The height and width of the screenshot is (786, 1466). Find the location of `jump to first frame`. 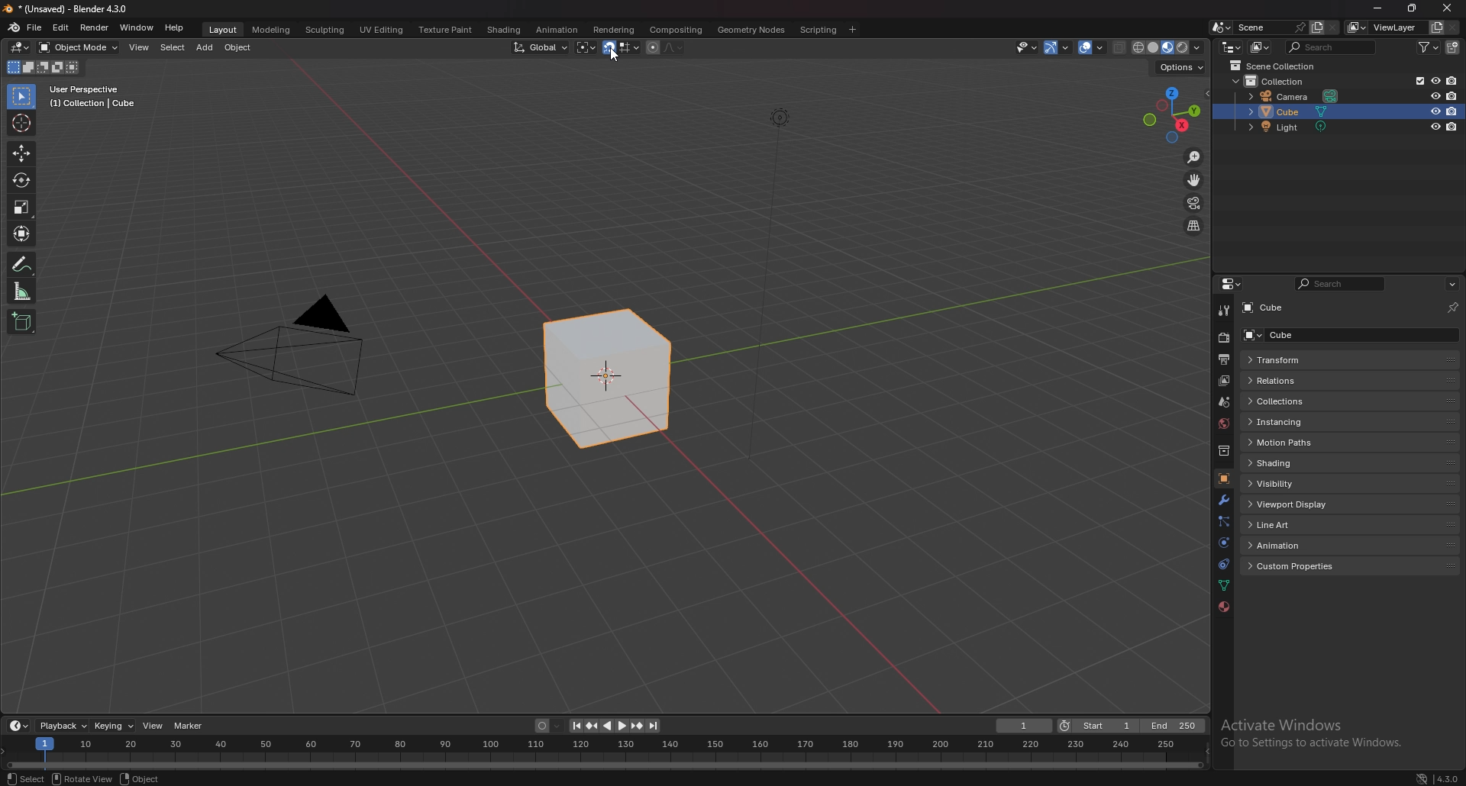

jump to first frame is located at coordinates (576, 726).